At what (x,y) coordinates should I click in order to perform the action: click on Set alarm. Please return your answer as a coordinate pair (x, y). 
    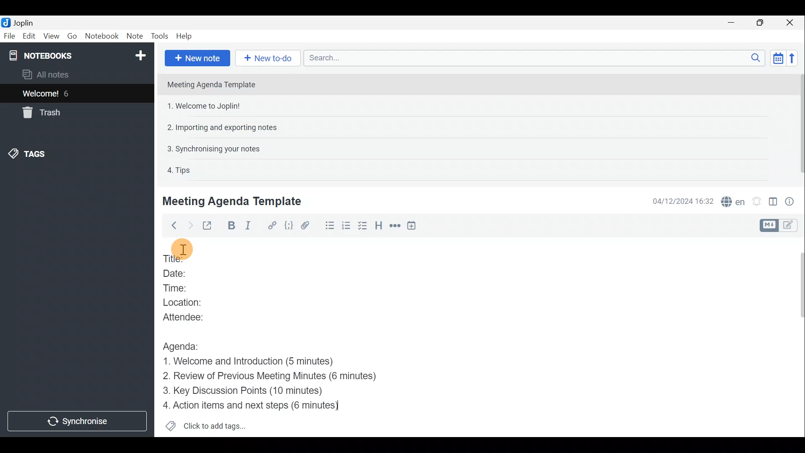
    Looking at the image, I should click on (758, 201).